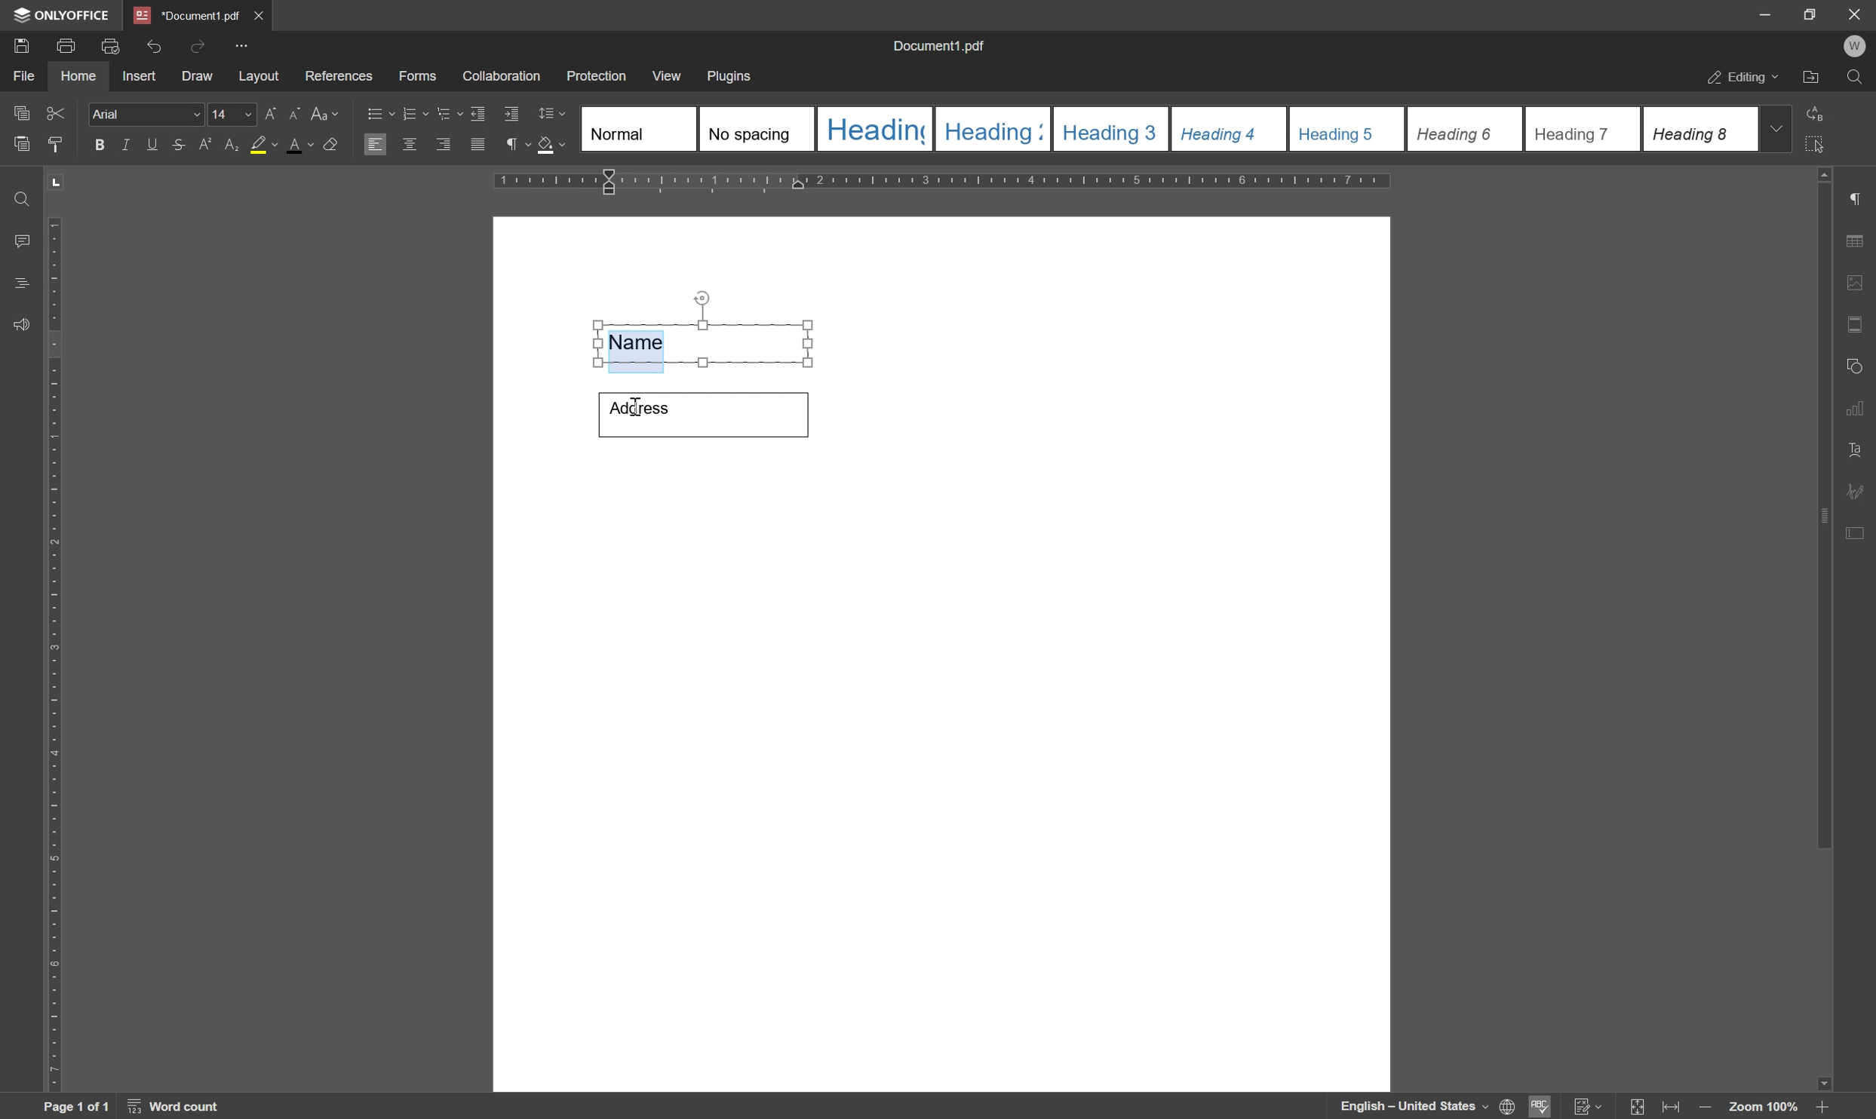 The image size is (1876, 1119). What do you see at coordinates (264, 115) in the screenshot?
I see `increment font size` at bounding box center [264, 115].